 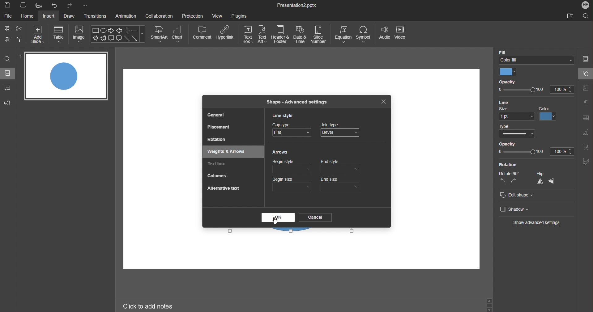 I want to click on More, so click(x=85, y=5).